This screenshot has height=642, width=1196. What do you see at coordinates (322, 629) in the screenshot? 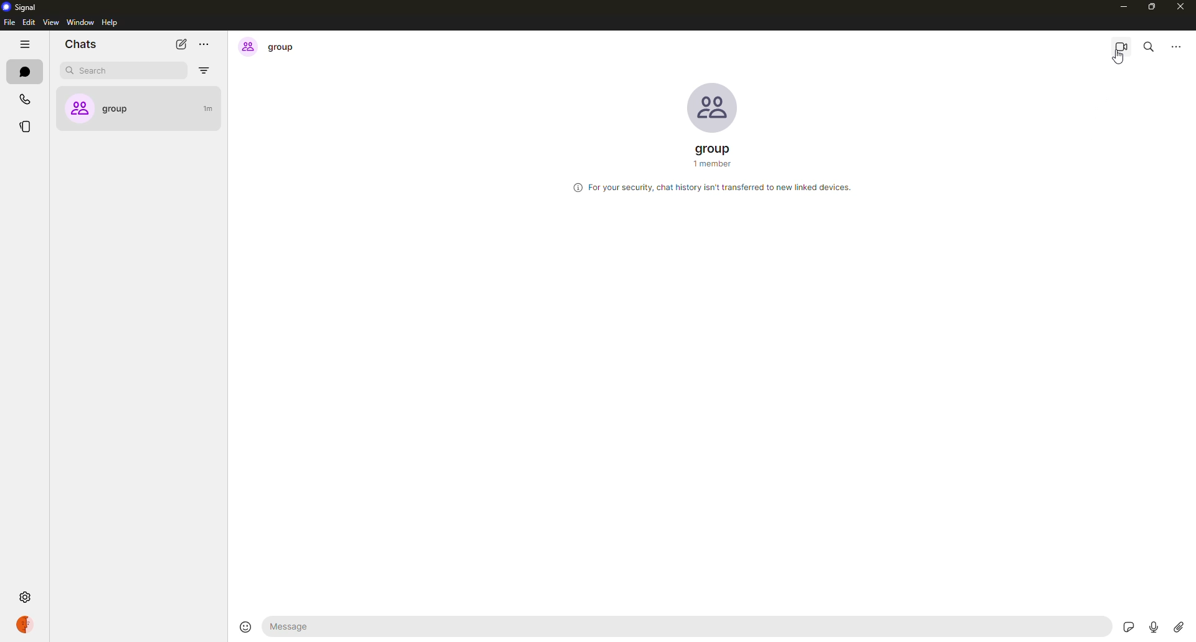
I see `message` at bounding box center [322, 629].